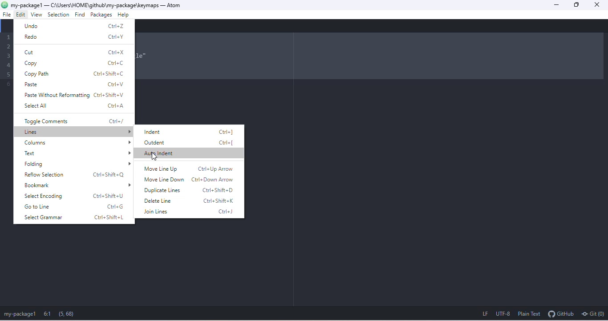 The width and height of the screenshot is (608, 321). What do you see at coordinates (74, 38) in the screenshot?
I see `redo` at bounding box center [74, 38].